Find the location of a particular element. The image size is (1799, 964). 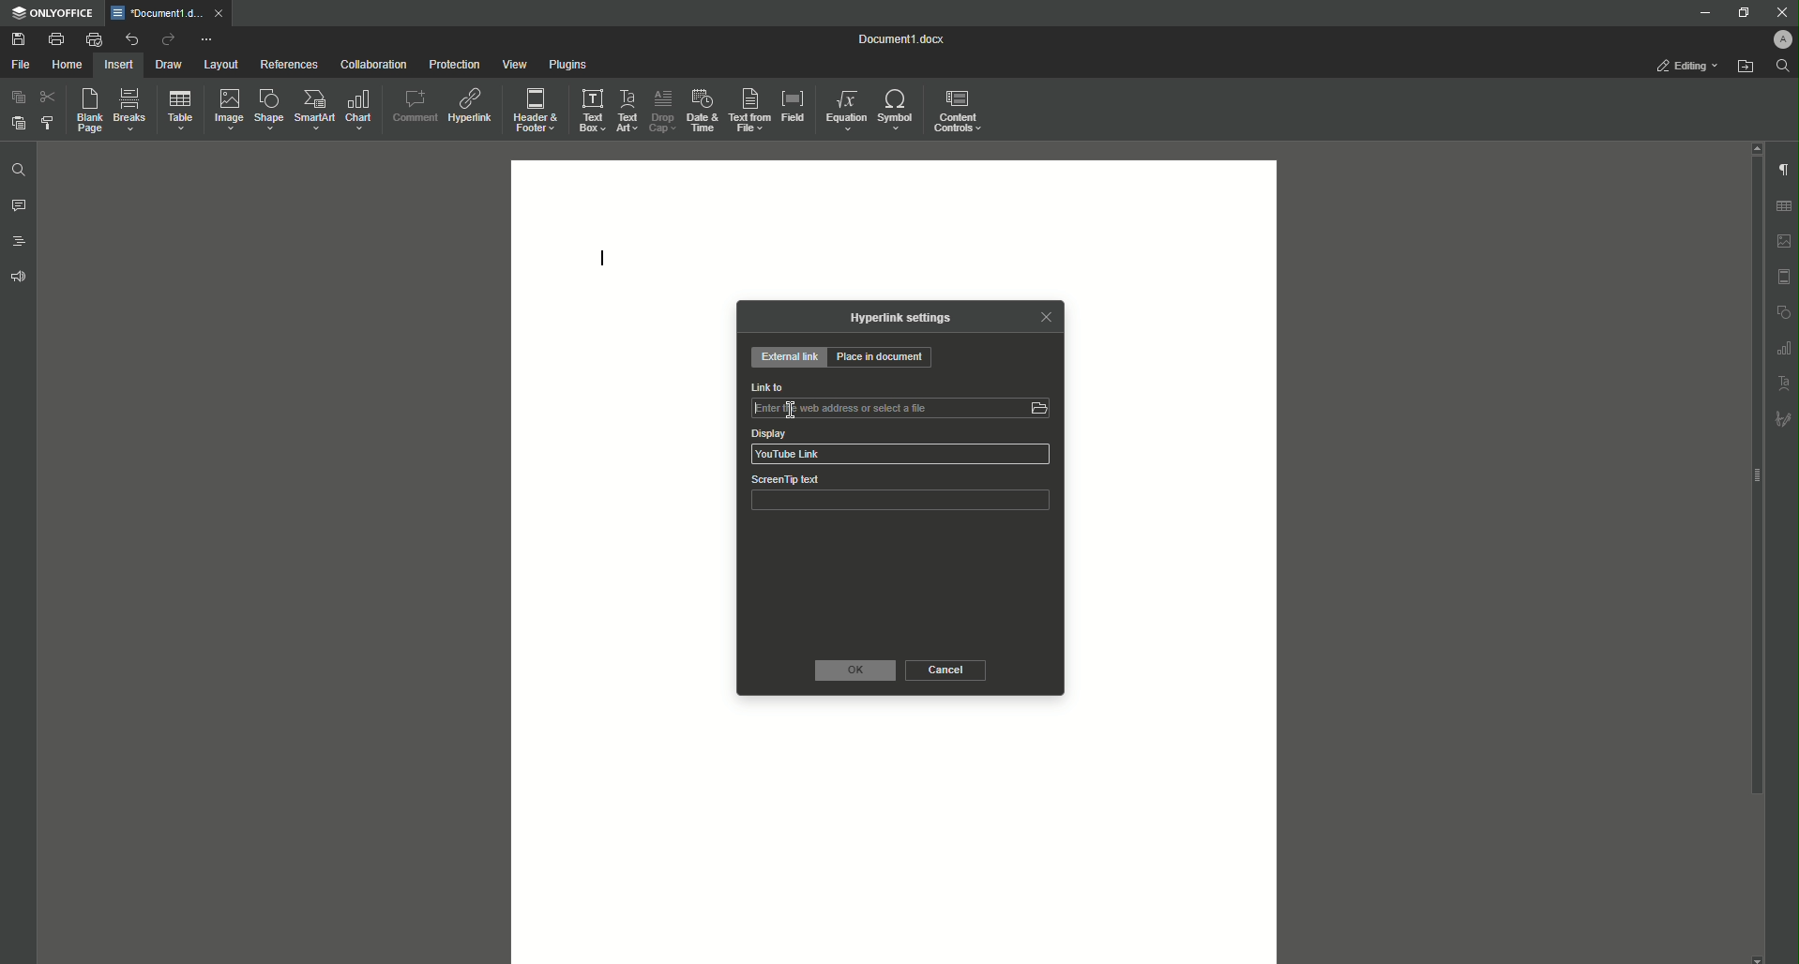

Redo is located at coordinates (166, 39).